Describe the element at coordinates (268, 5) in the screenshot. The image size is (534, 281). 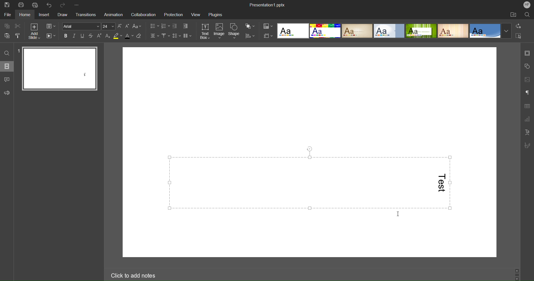
I see `Presentation1` at that location.